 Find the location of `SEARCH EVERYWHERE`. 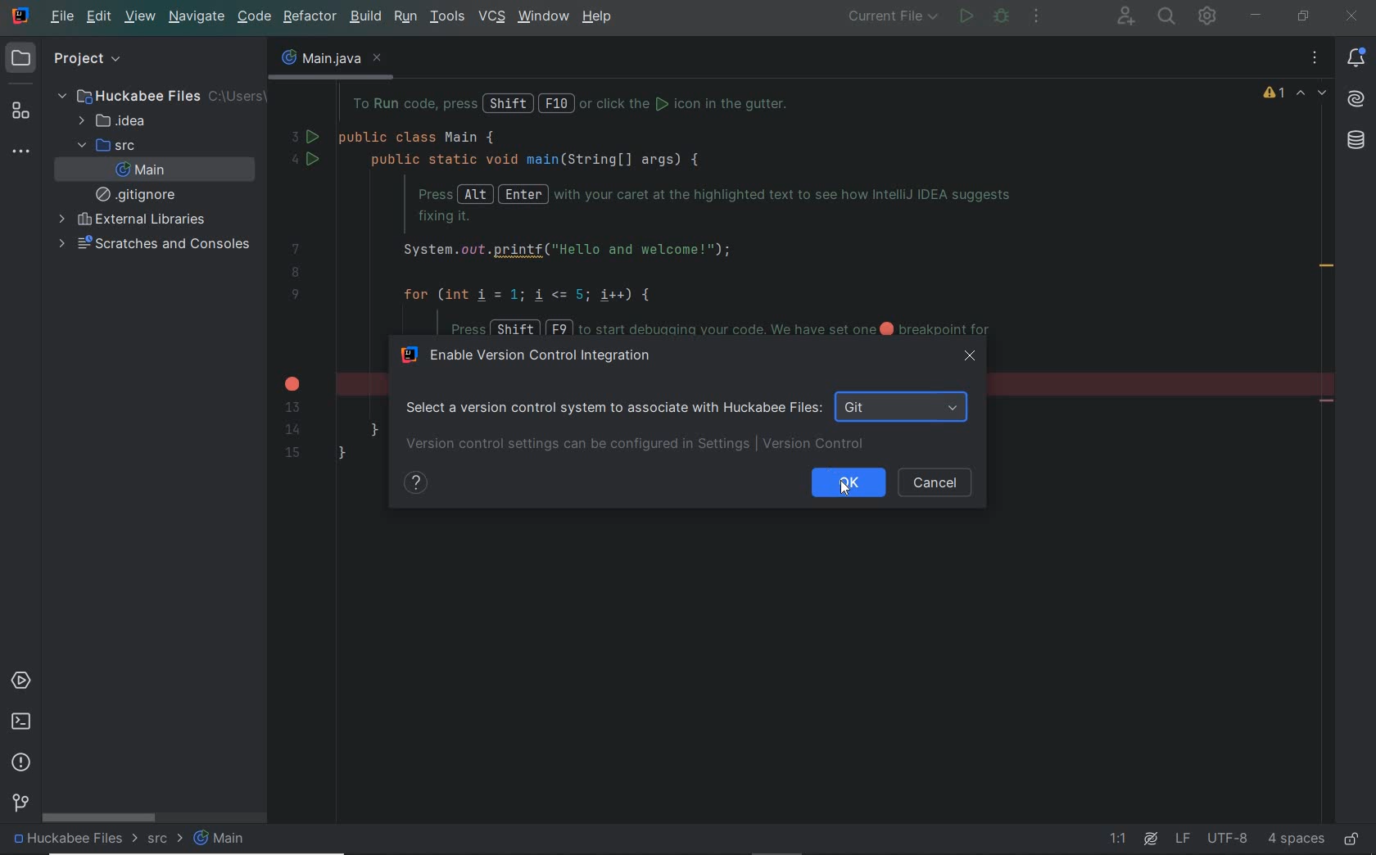

SEARCH EVERYWHERE is located at coordinates (1167, 18).